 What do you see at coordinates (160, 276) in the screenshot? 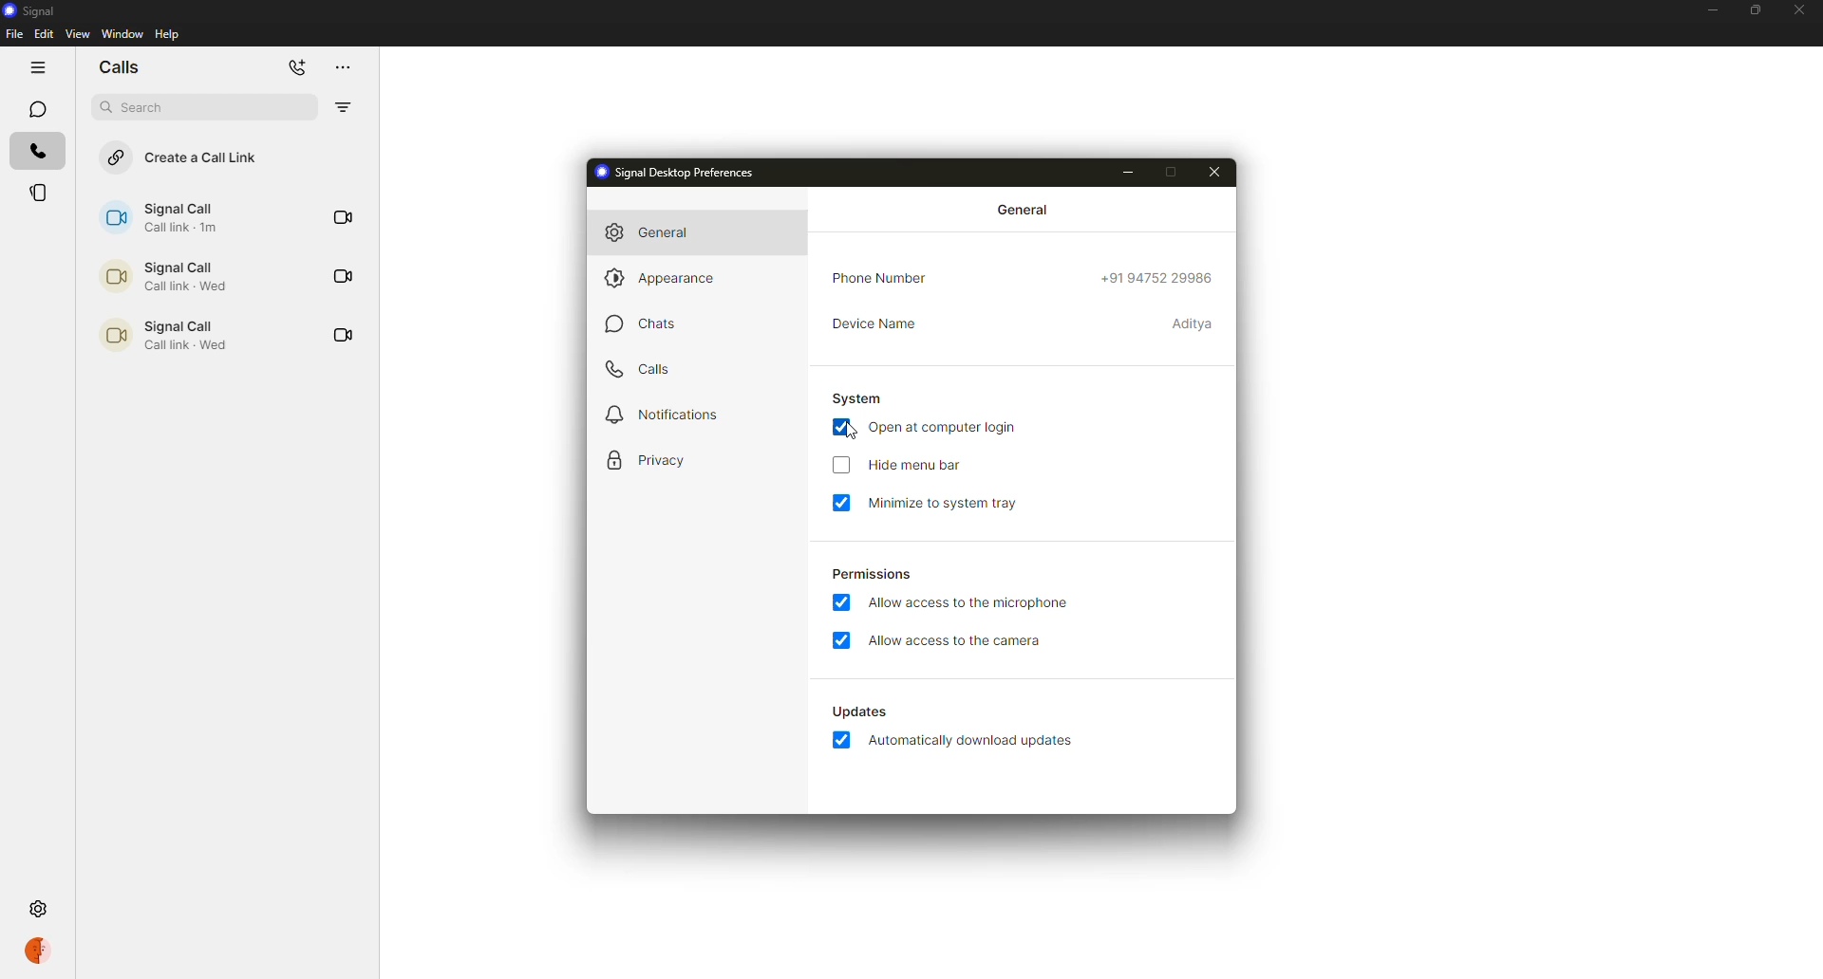
I see `call link` at bounding box center [160, 276].